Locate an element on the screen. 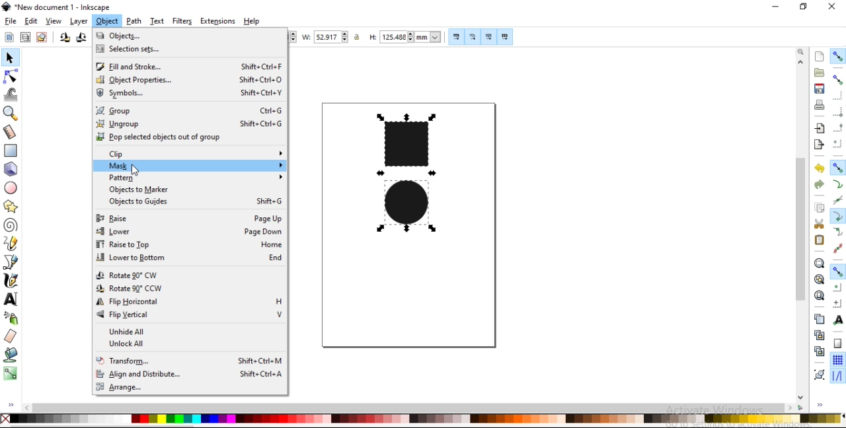  view is located at coordinates (53, 21).